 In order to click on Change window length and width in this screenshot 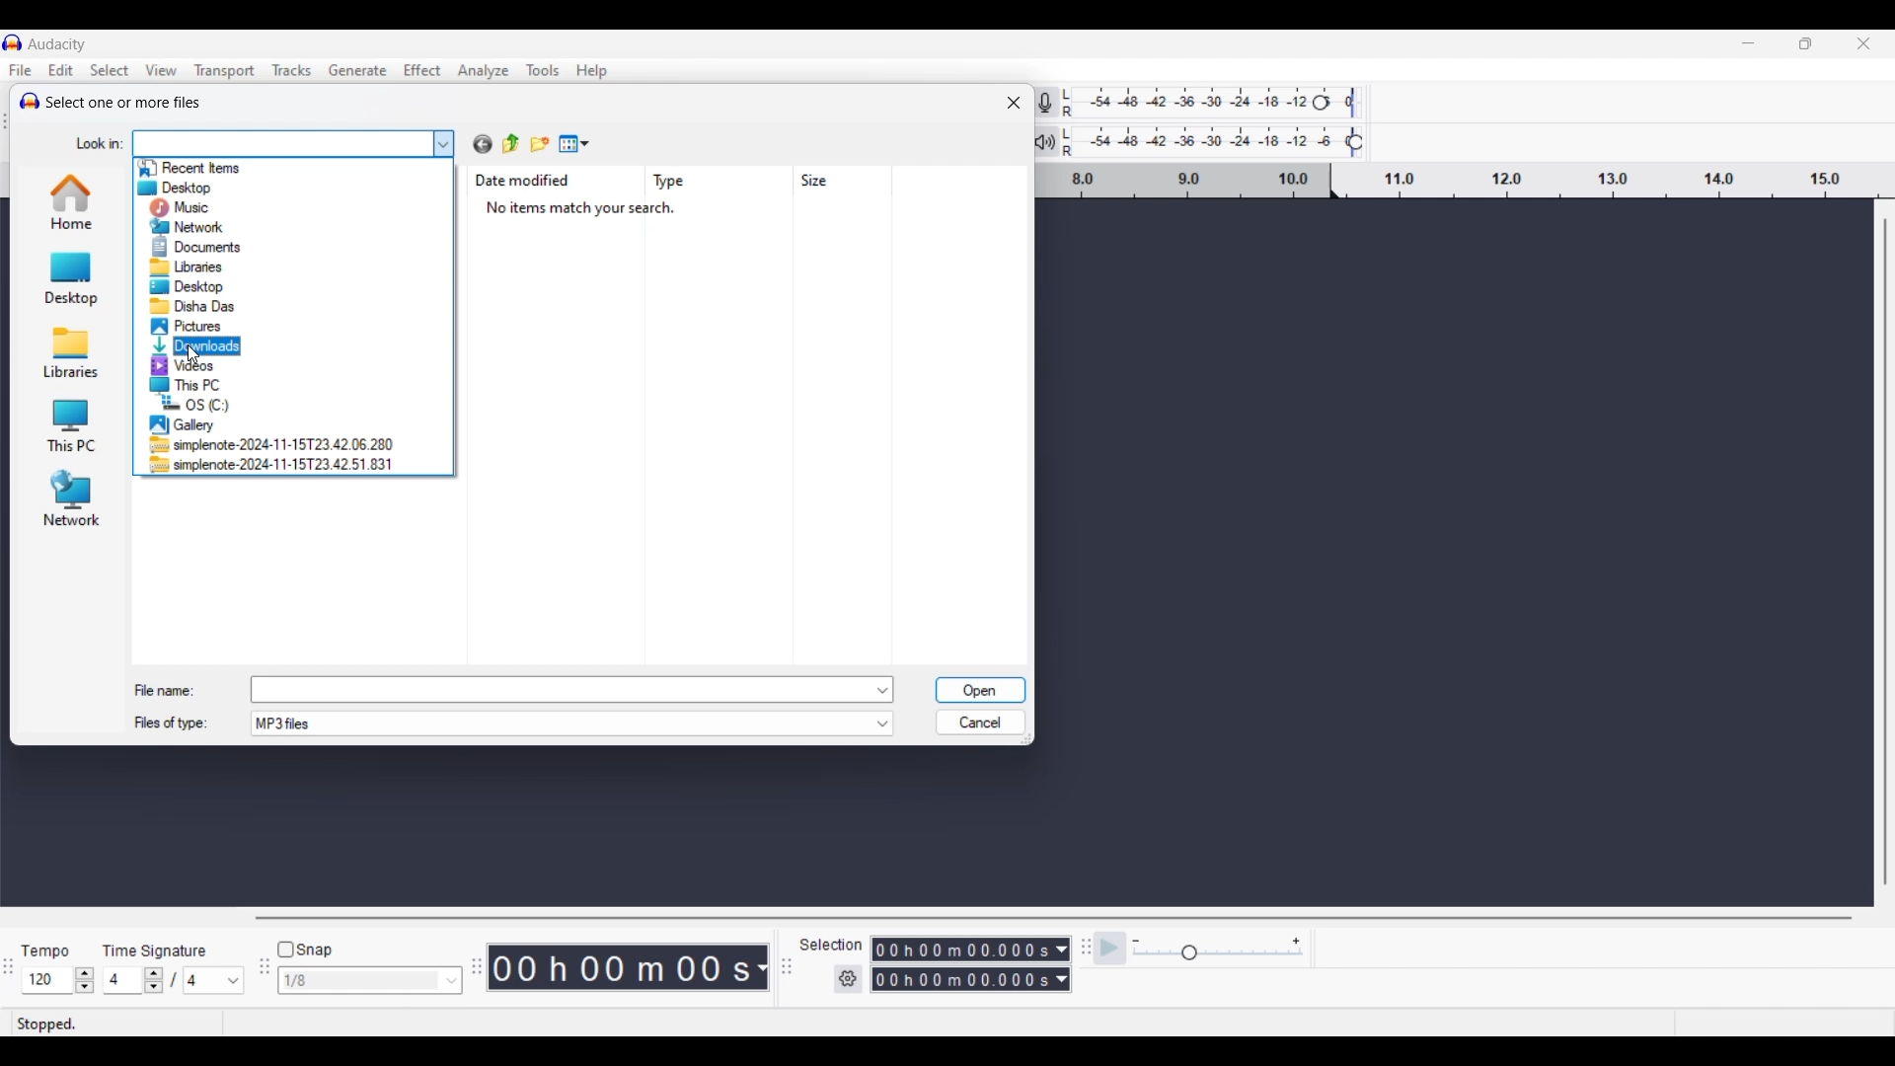, I will do `click(1031, 743)`.